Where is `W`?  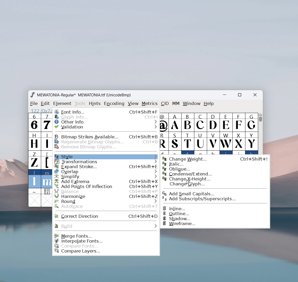
W is located at coordinates (226, 141).